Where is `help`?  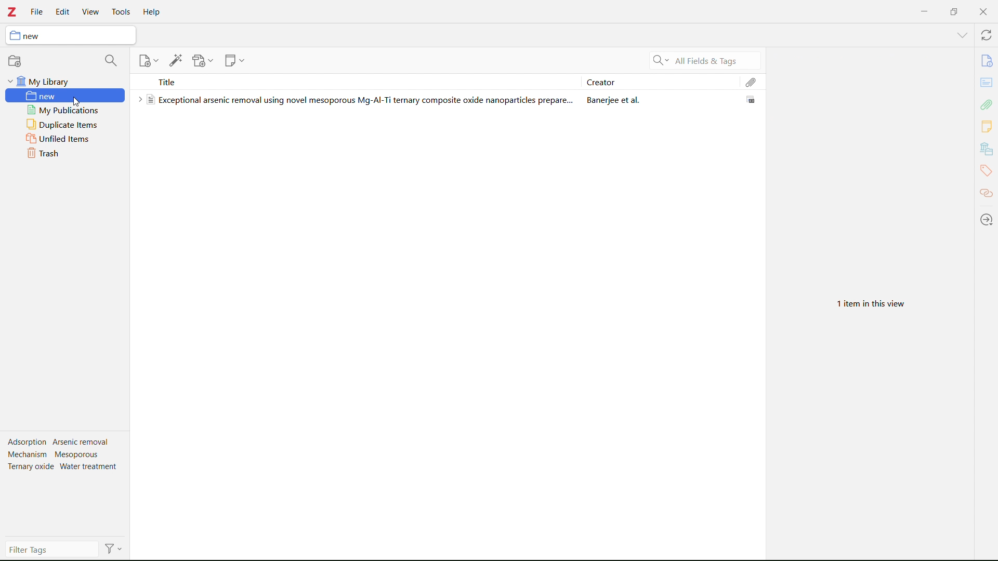
help is located at coordinates (152, 11).